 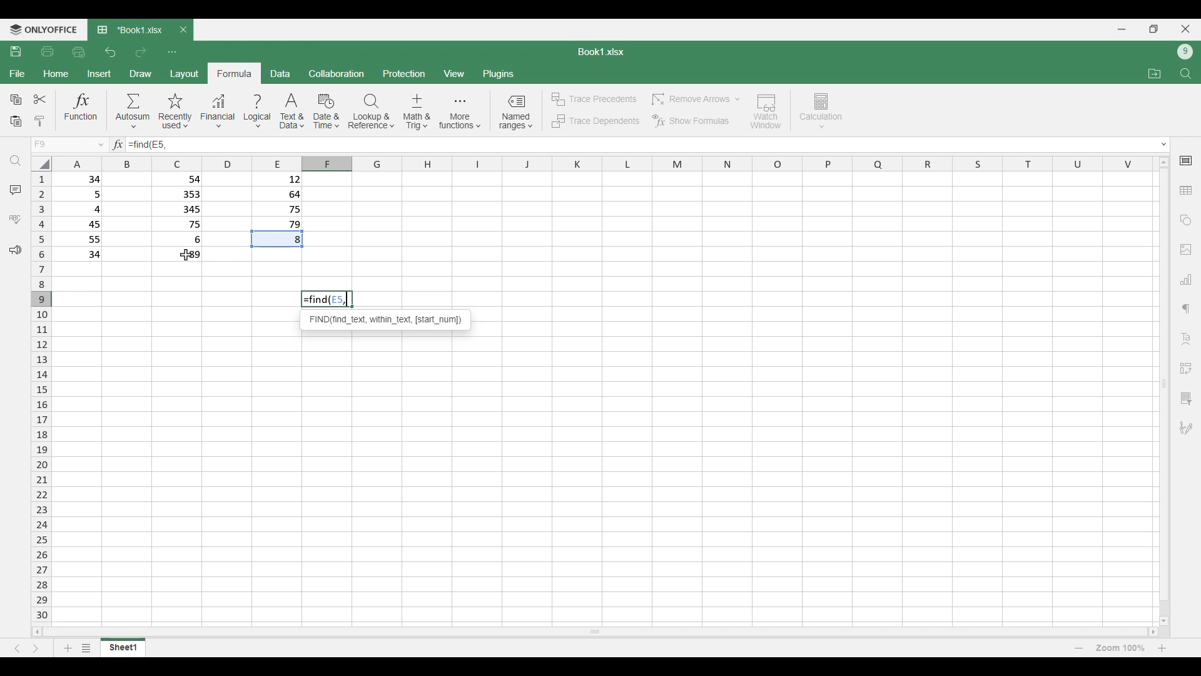 What do you see at coordinates (66, 145) in the screenshot?
I see `Choose cell name` at bounding box center [66, 145].